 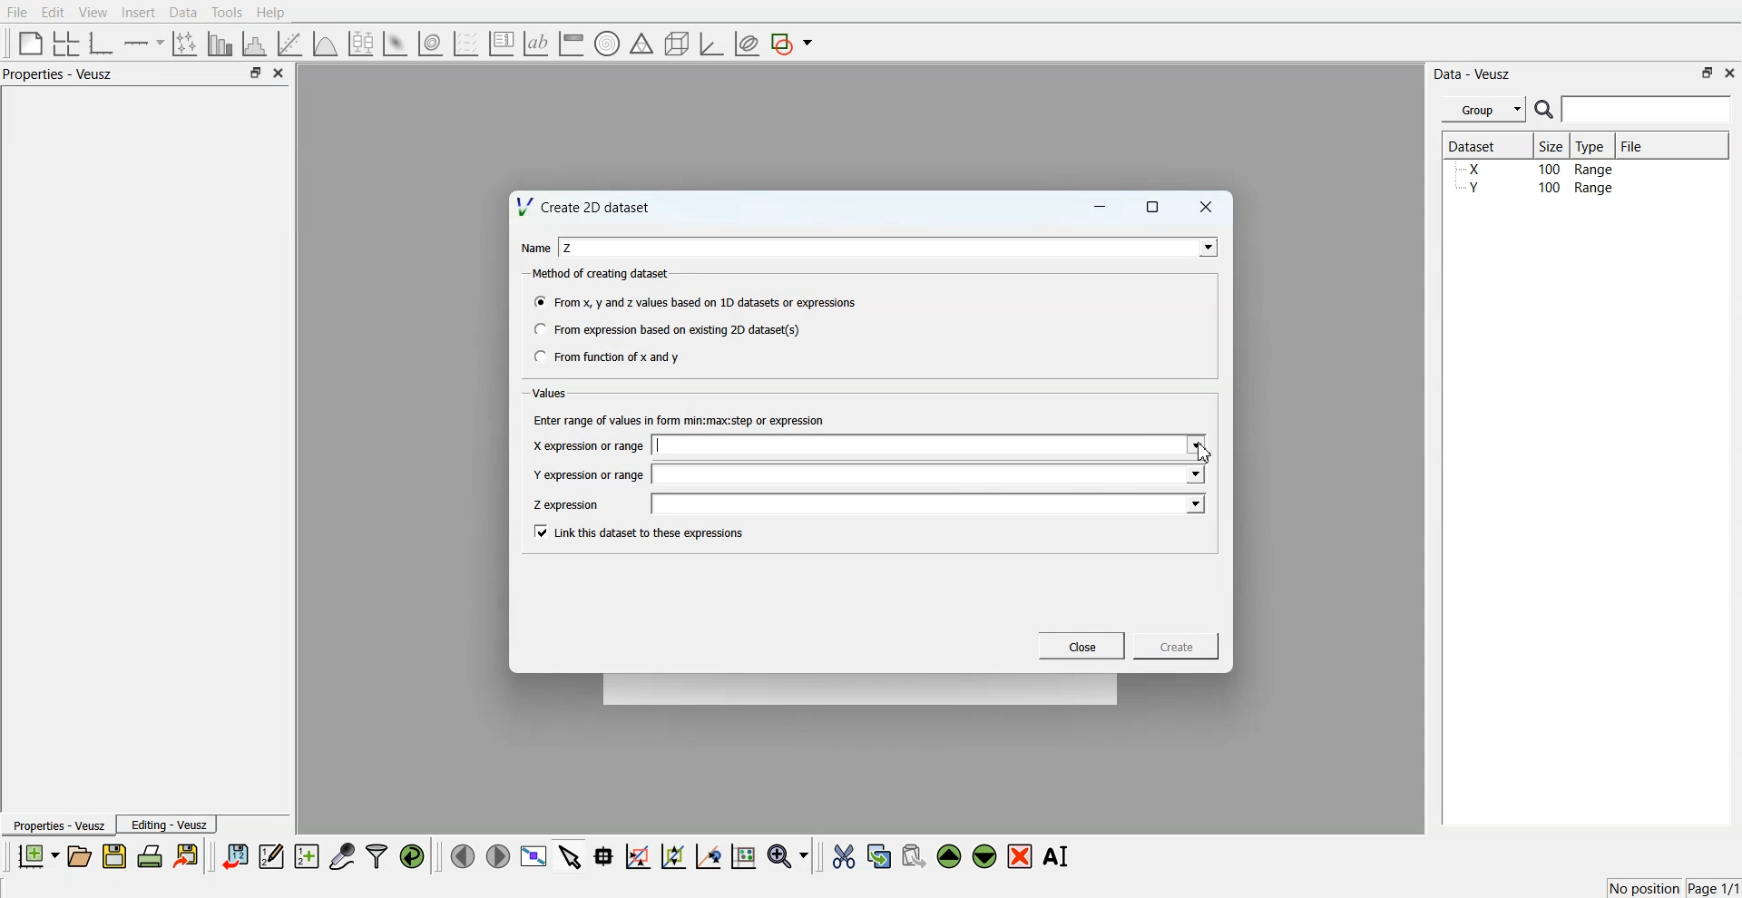 What do you see at coordinates (31, 43) in the screenshot?
I see `Blank page` at bounding box center [31, 43].